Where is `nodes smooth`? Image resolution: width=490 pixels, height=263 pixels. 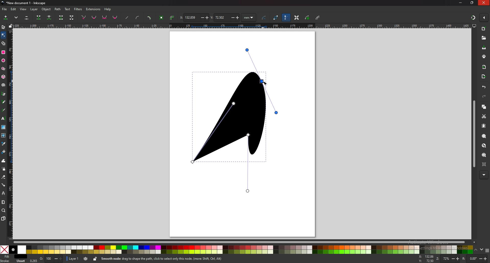 nodes smooth is located at coordinates (94, 17).